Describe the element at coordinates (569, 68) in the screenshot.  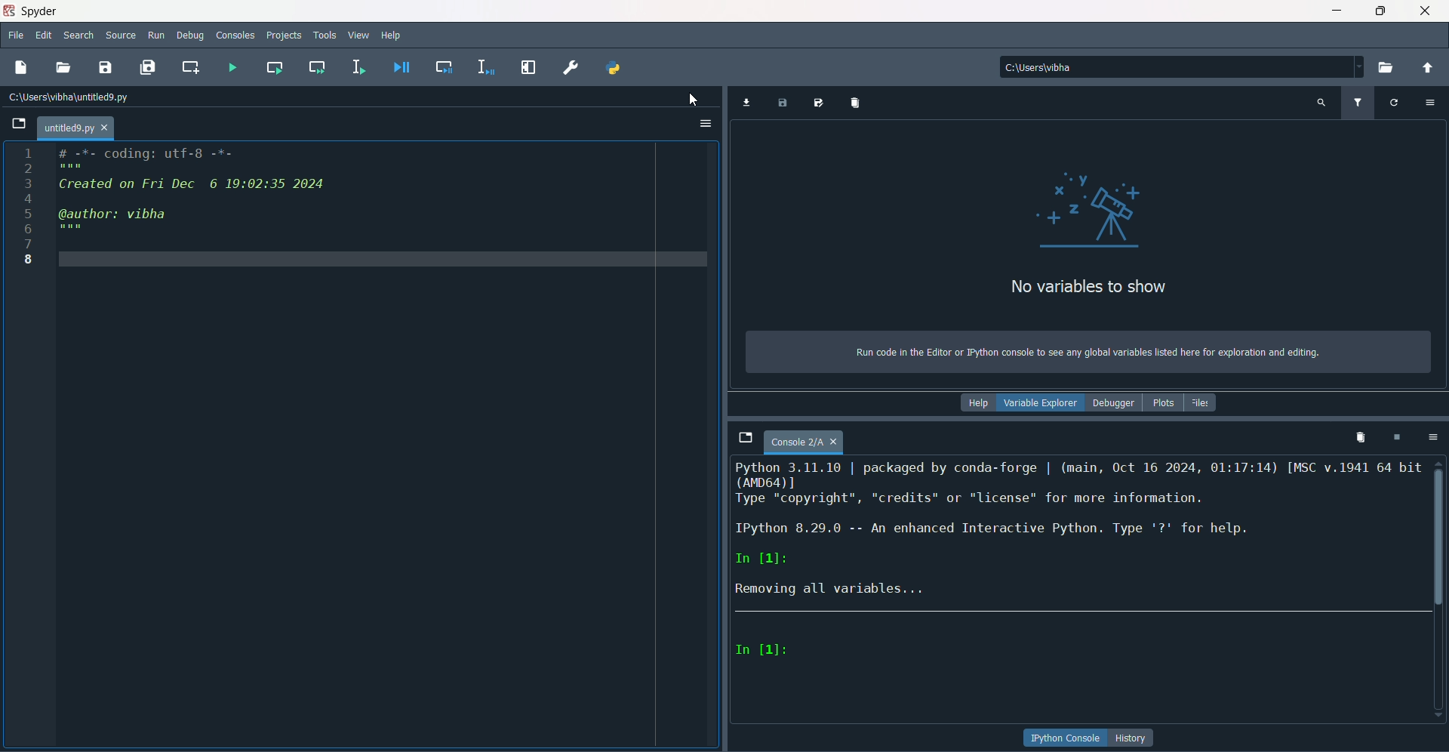
I see `preferences` at that location.